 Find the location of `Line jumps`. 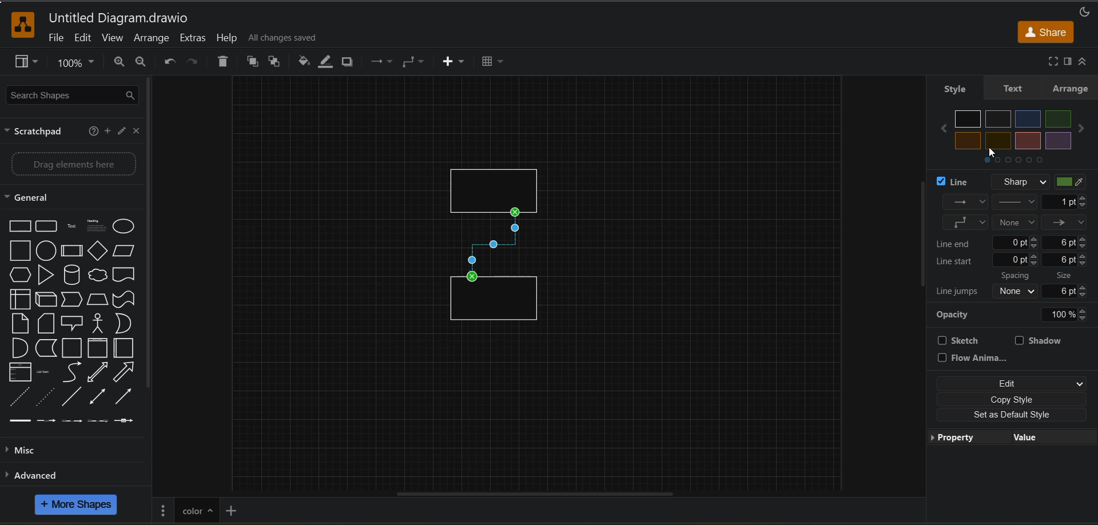

Line jumps is located at coordinates (957, 292).